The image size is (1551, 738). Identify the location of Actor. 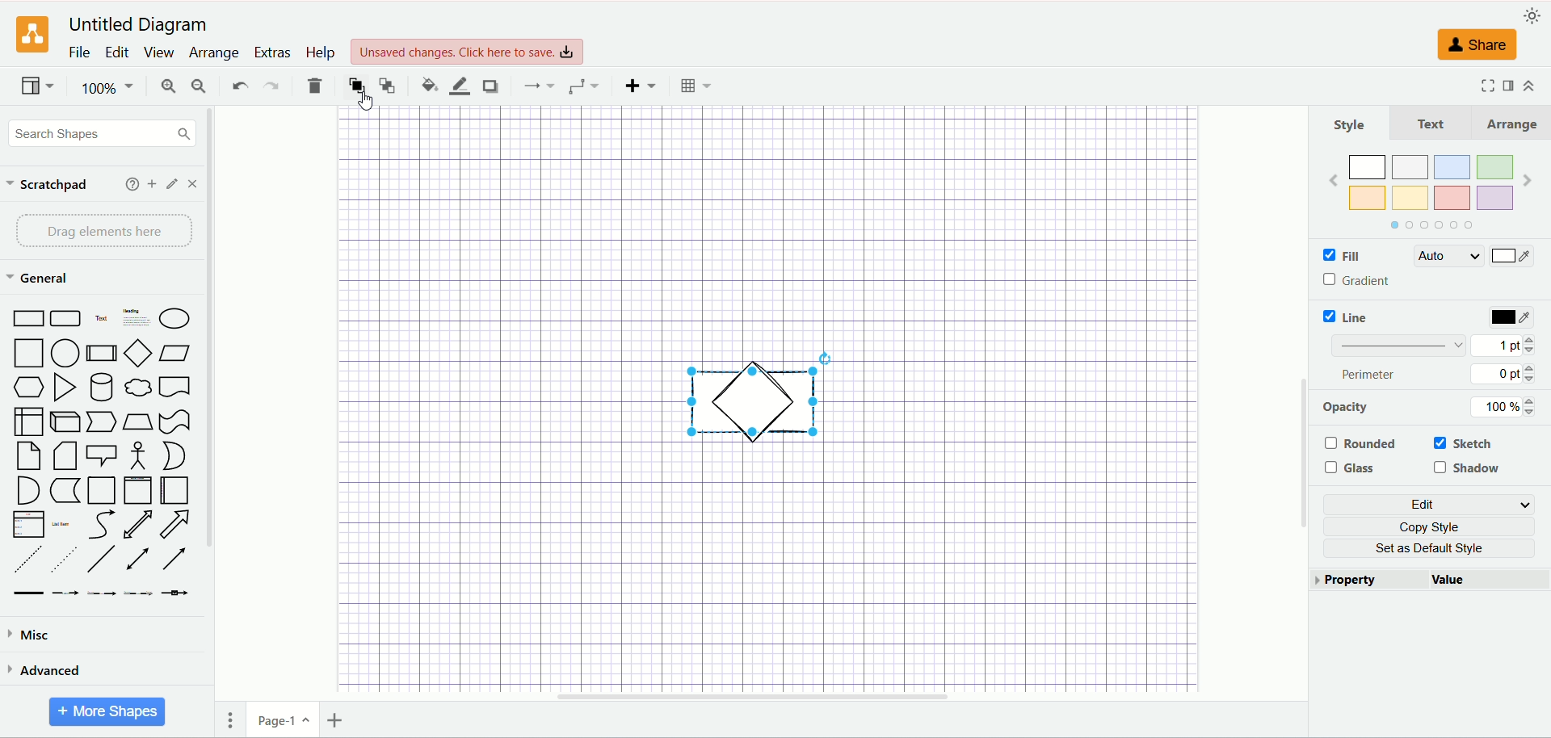
(141, 456).